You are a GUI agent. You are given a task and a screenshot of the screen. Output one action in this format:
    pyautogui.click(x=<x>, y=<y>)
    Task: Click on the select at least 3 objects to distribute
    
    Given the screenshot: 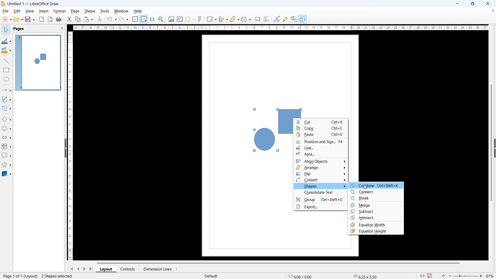 What is the action you would take?
    pyautogui.click(x=246, y=19)
    